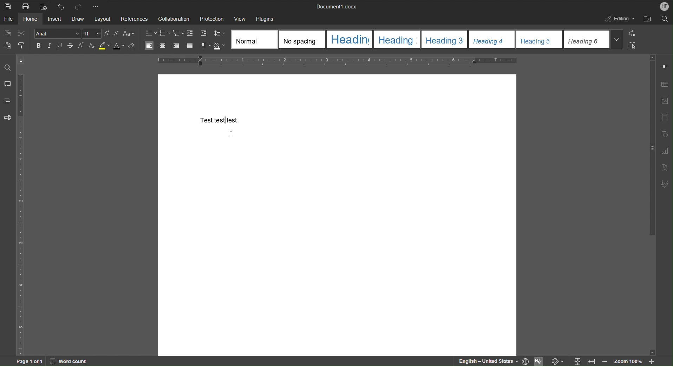 The height and width of the screenshot is (367, 673). I want to click on More, so click(97, 6).